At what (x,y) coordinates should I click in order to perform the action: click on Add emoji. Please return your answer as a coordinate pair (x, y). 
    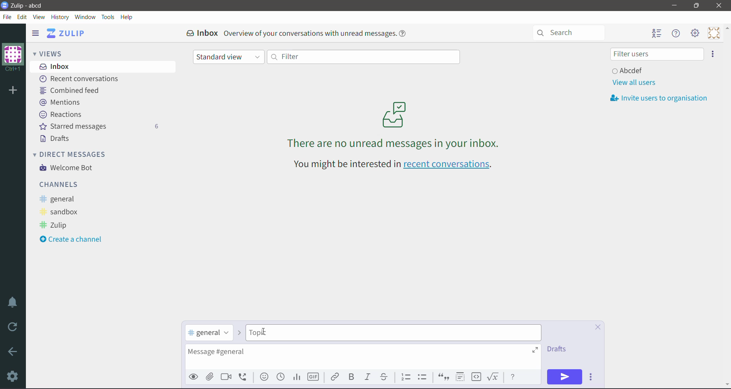
    Looking at the image, I should click on (264, 377).